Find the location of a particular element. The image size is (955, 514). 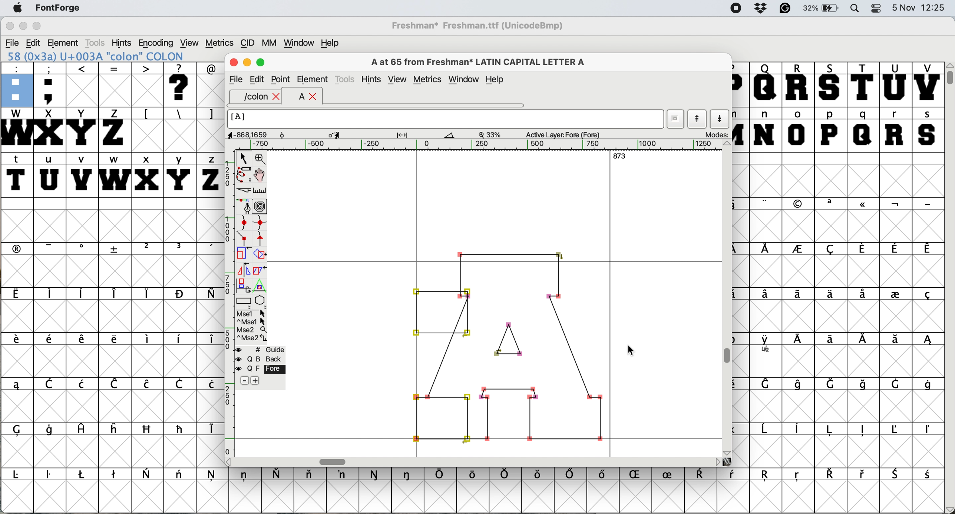

show next character is located at coordinates (720, 118).